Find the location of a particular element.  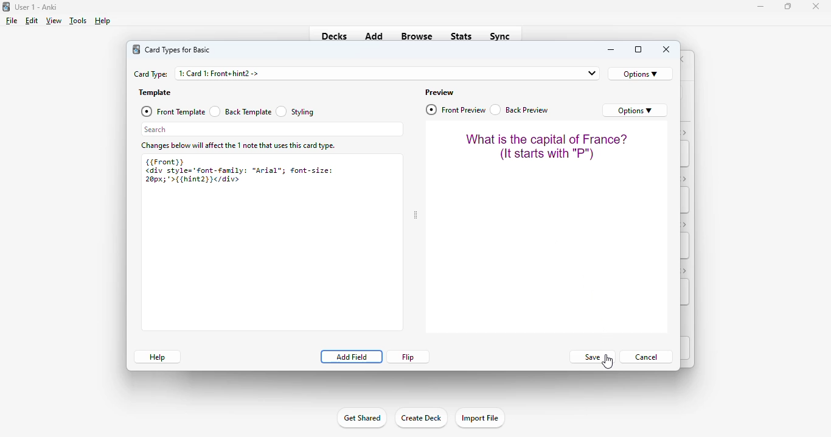

back preview is located at coordinates (520, 110).